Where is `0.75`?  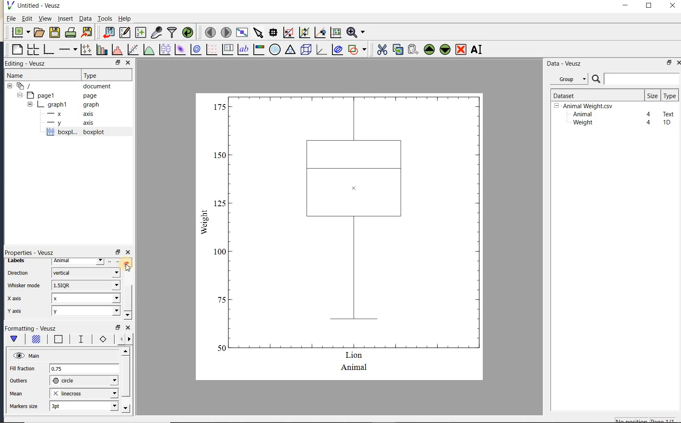 0.75 is located at coordinates (84, 369).